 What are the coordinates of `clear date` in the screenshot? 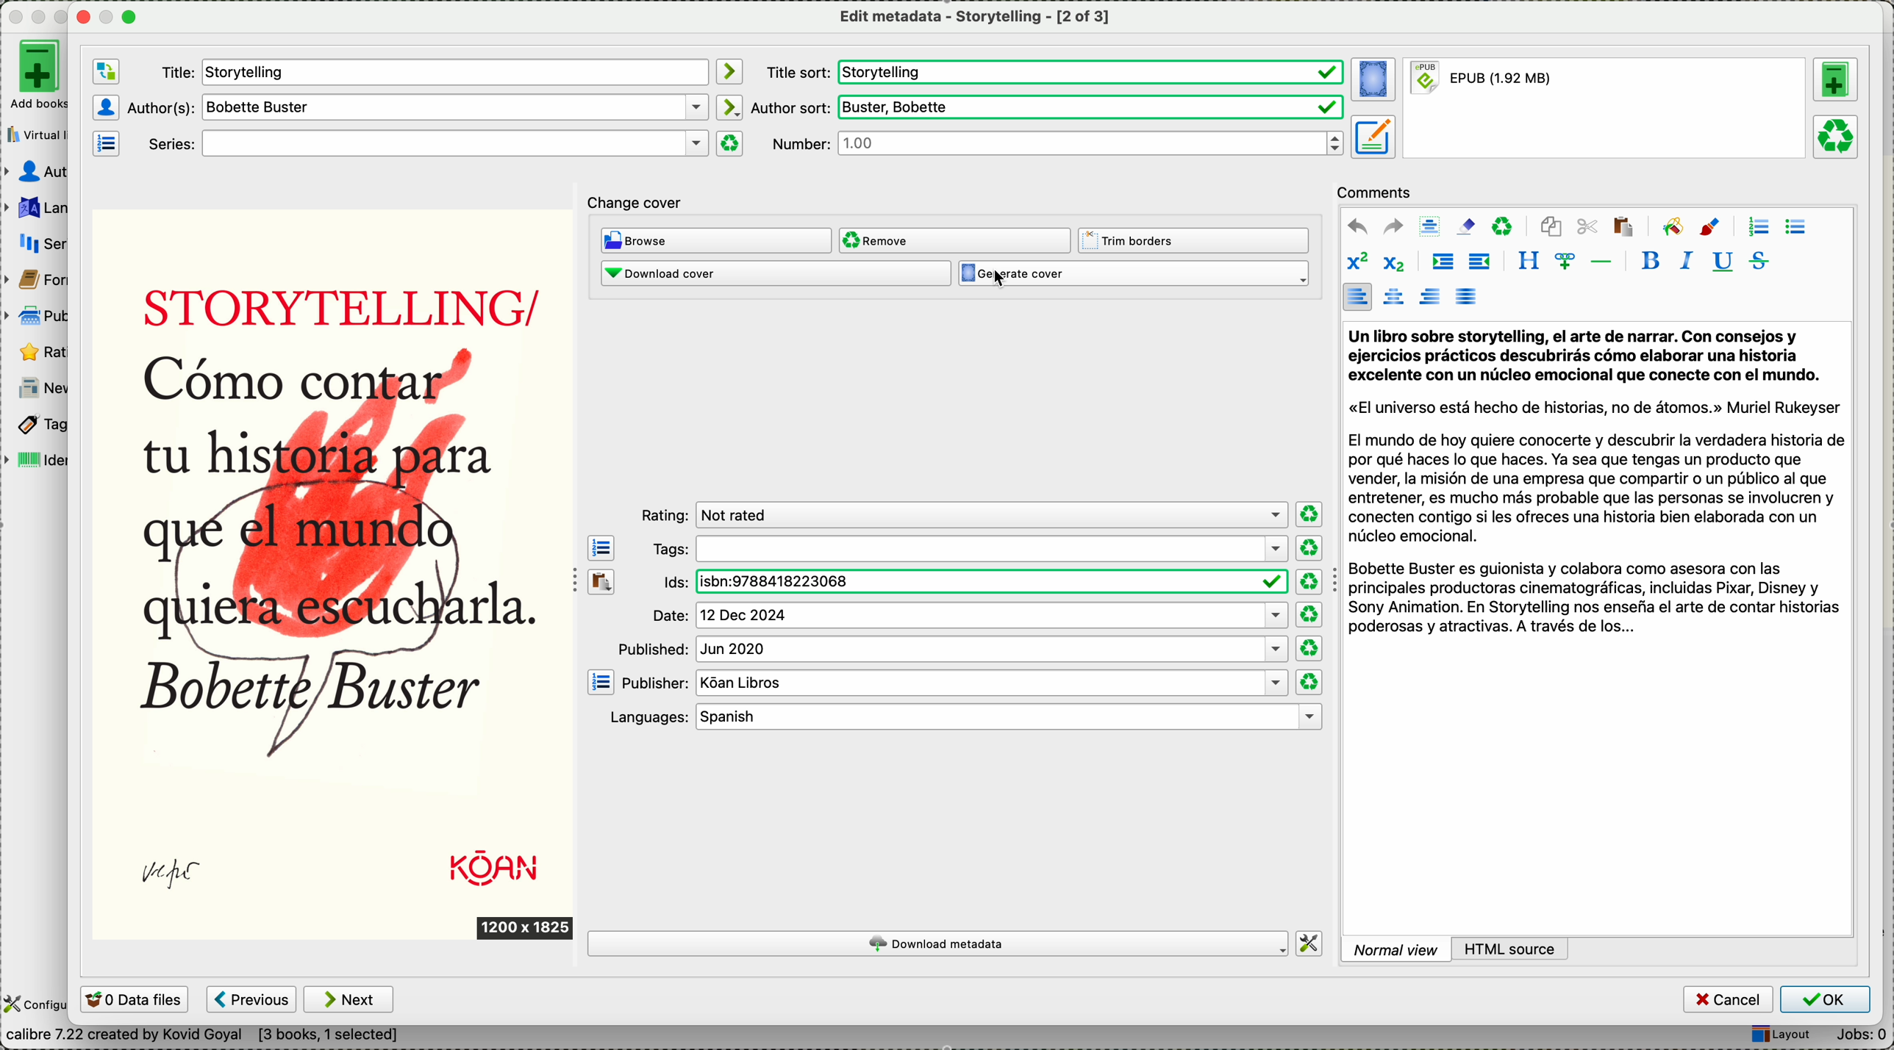 It's located at (1312, 614).